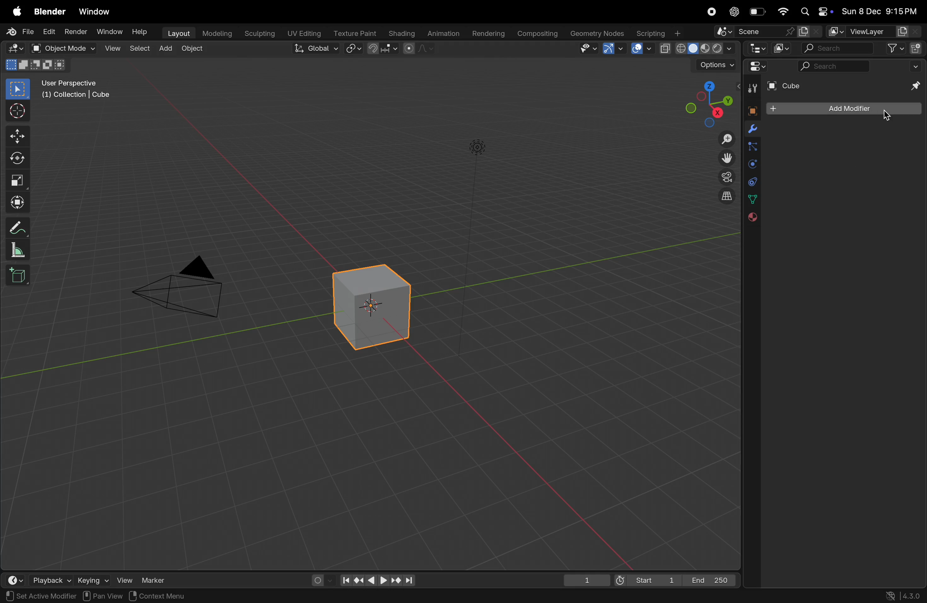 This screenshot has width=927, height=603. What do you see at coordinates (75, 32) in the screenshot?
I see `render` at bounding box center [75, 32].